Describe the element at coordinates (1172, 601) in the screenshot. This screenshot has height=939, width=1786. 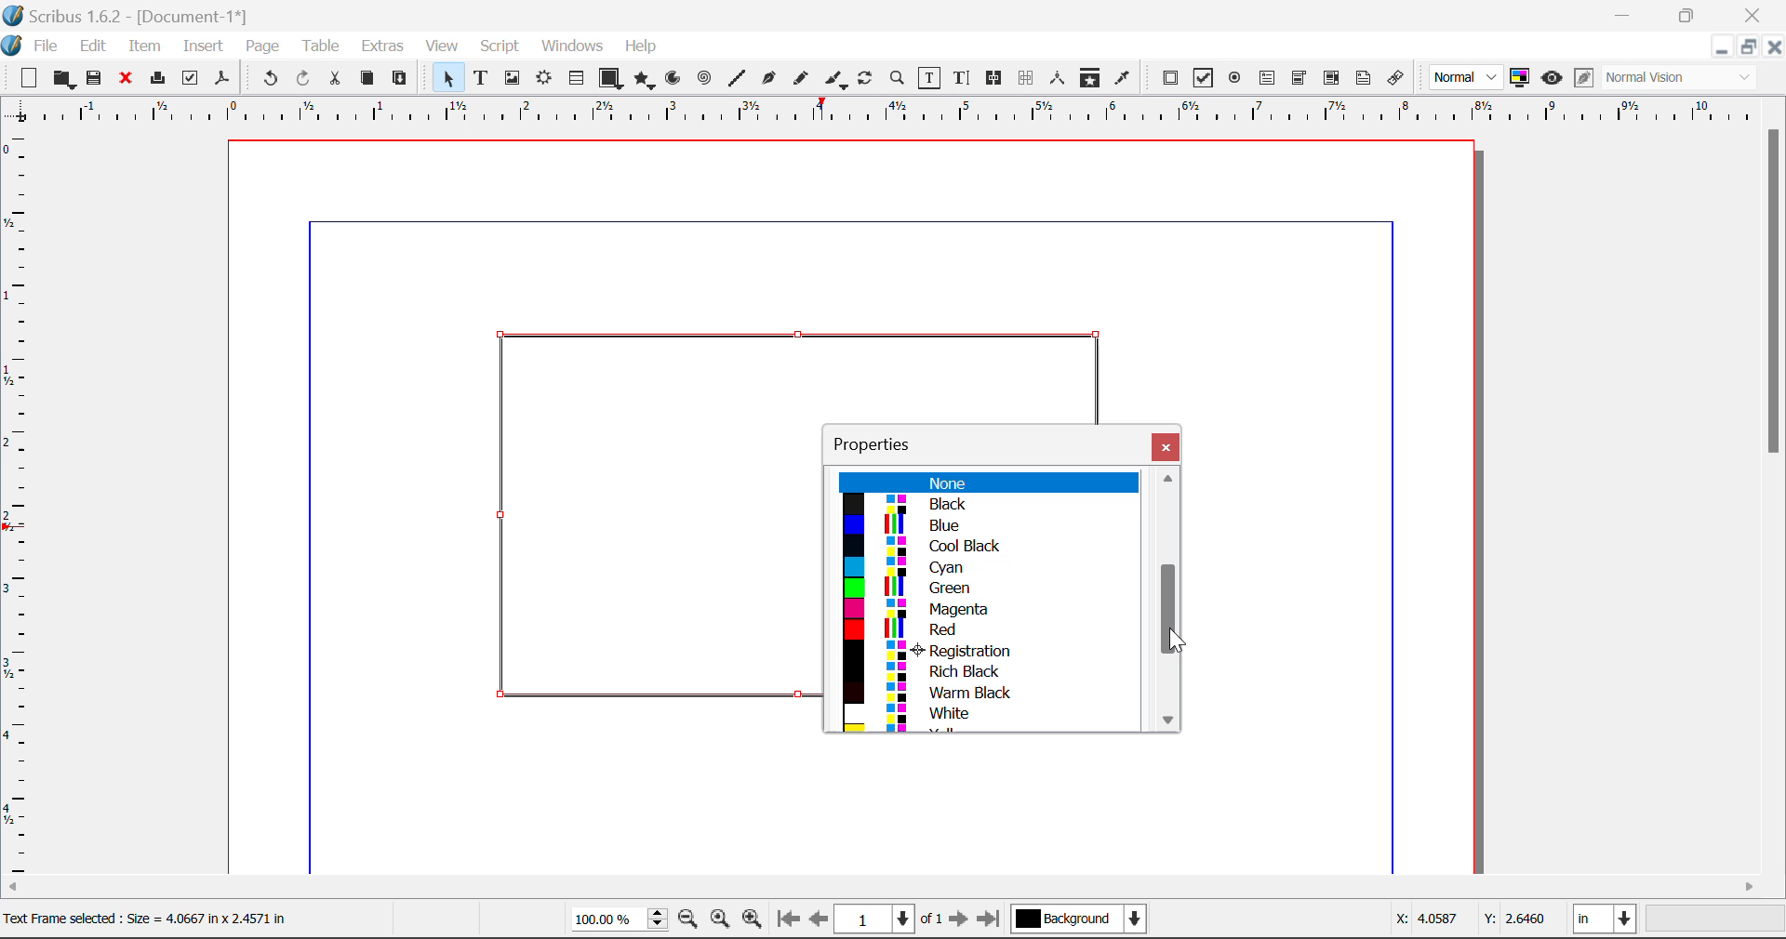
I see `Scroll Bar` at that location.